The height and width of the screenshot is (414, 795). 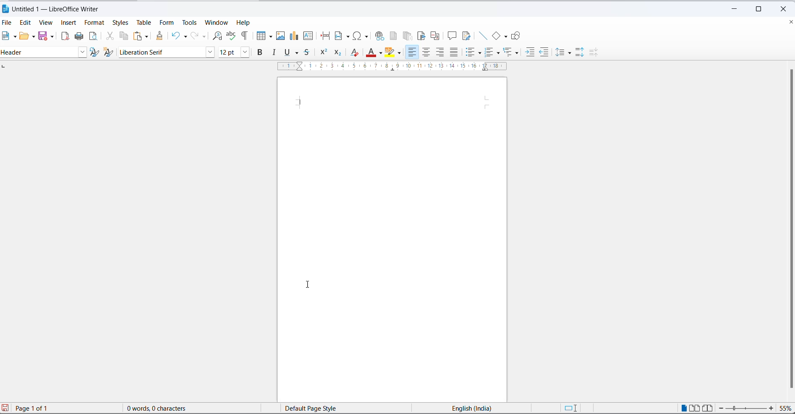 I want to click on close document, so click(x=790, y=21).